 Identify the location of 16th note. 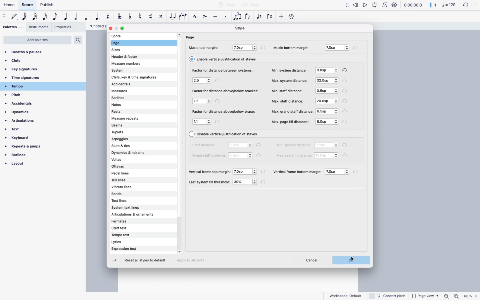
(45, 17).